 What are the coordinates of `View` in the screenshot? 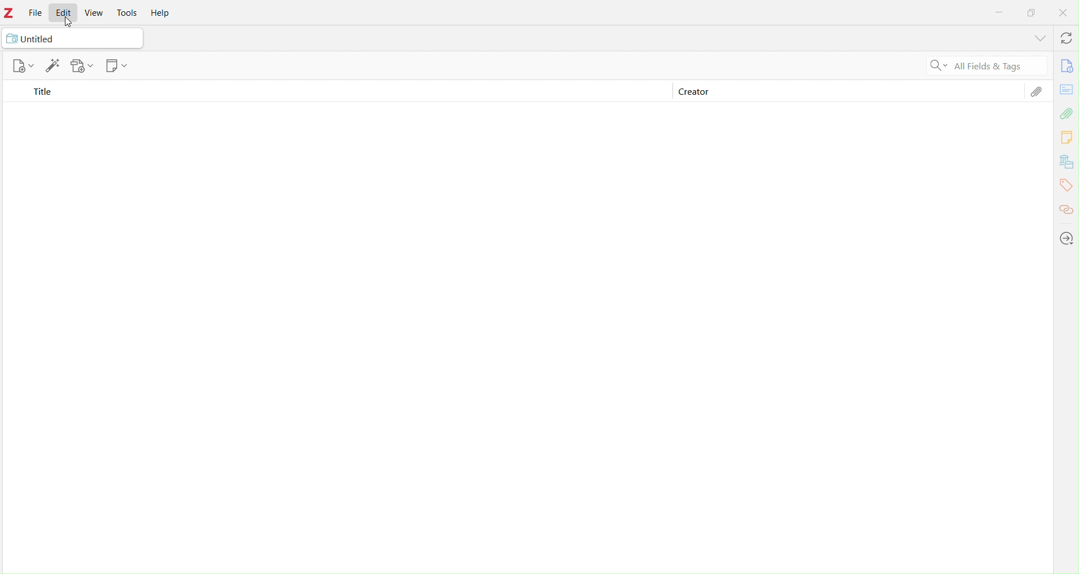 It's located at (92, 13).